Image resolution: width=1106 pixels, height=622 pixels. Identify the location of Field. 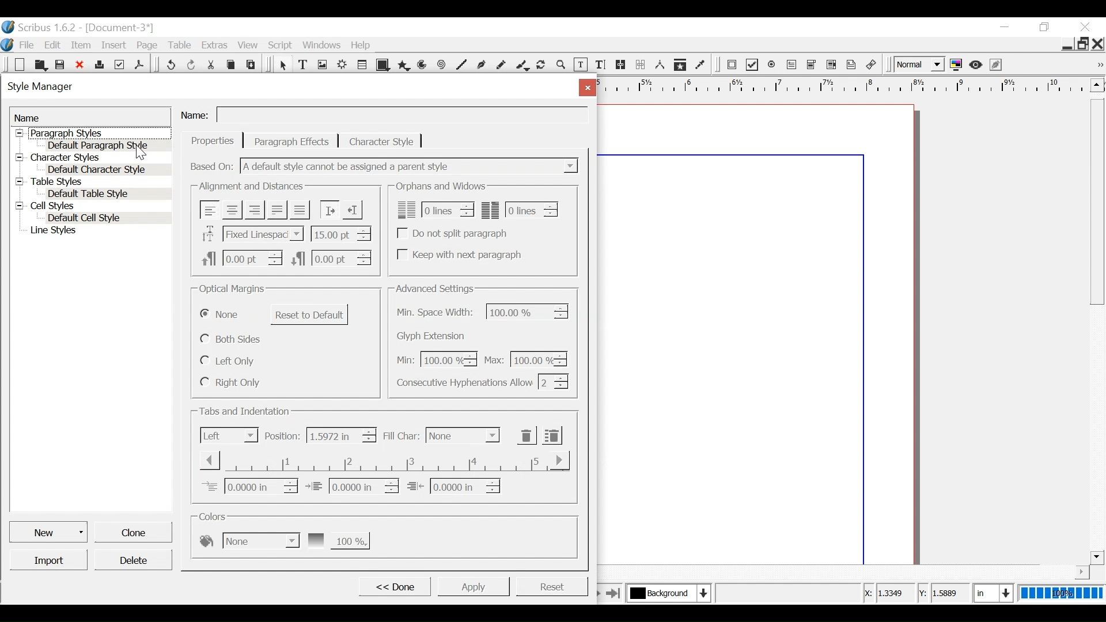
(402, 116).